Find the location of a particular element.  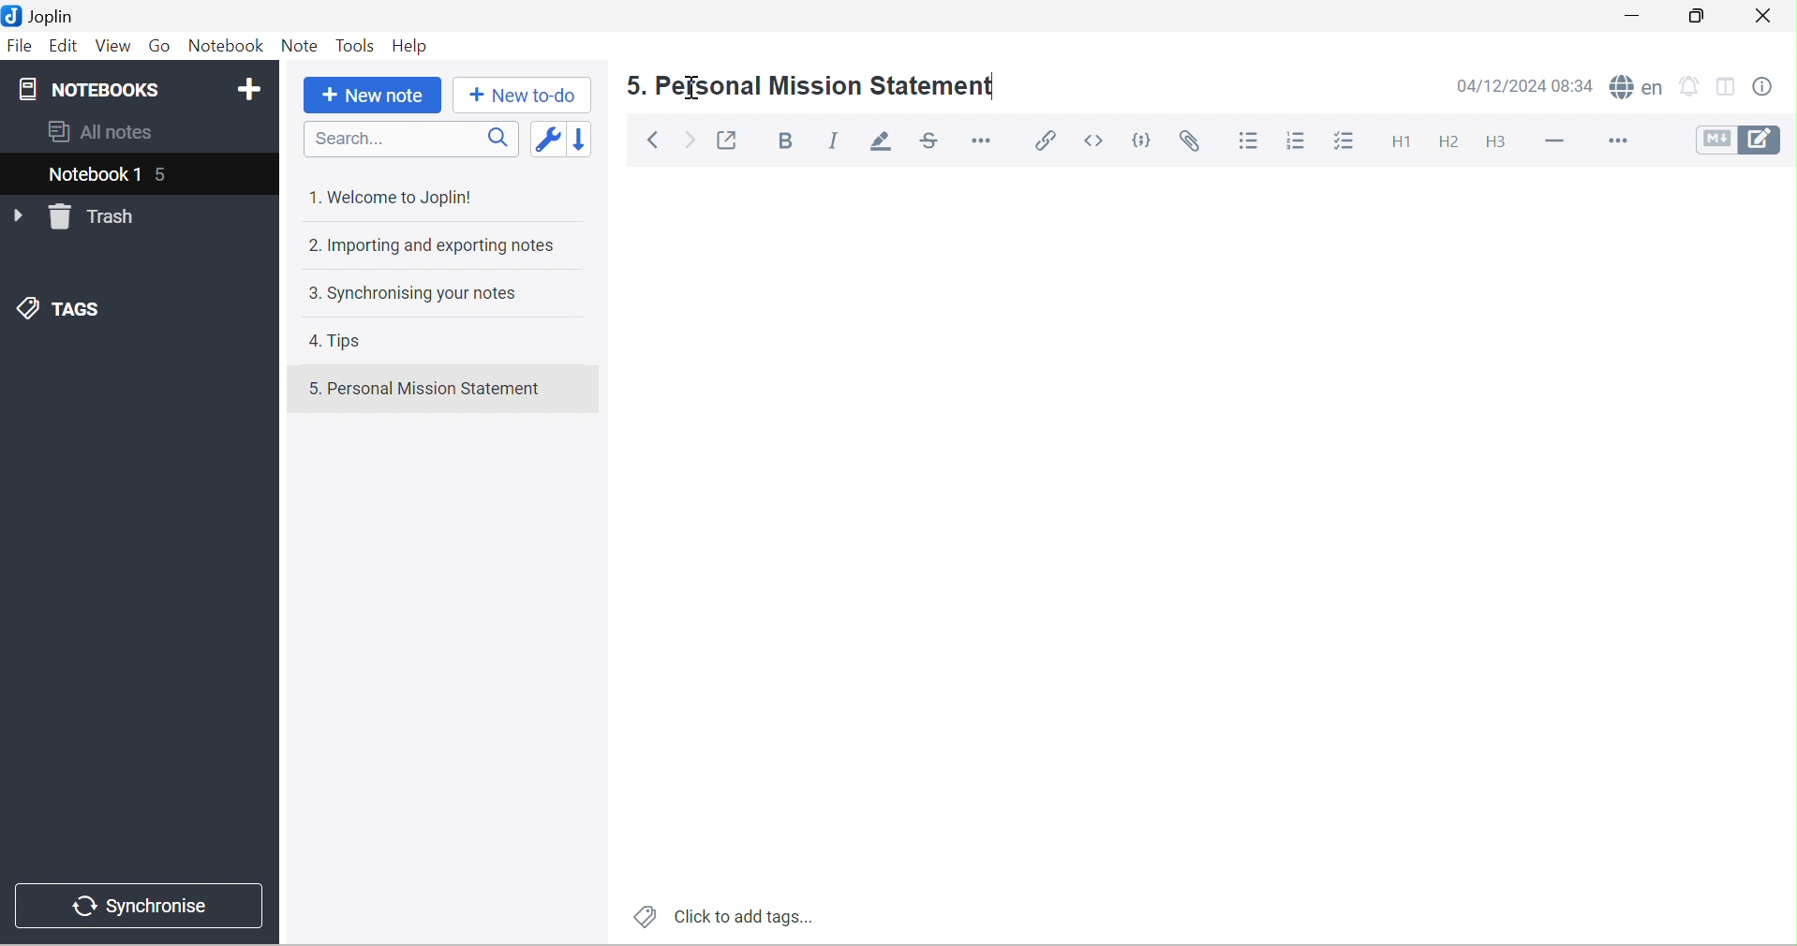

Strikethrough is located at coordinates (931, 140).